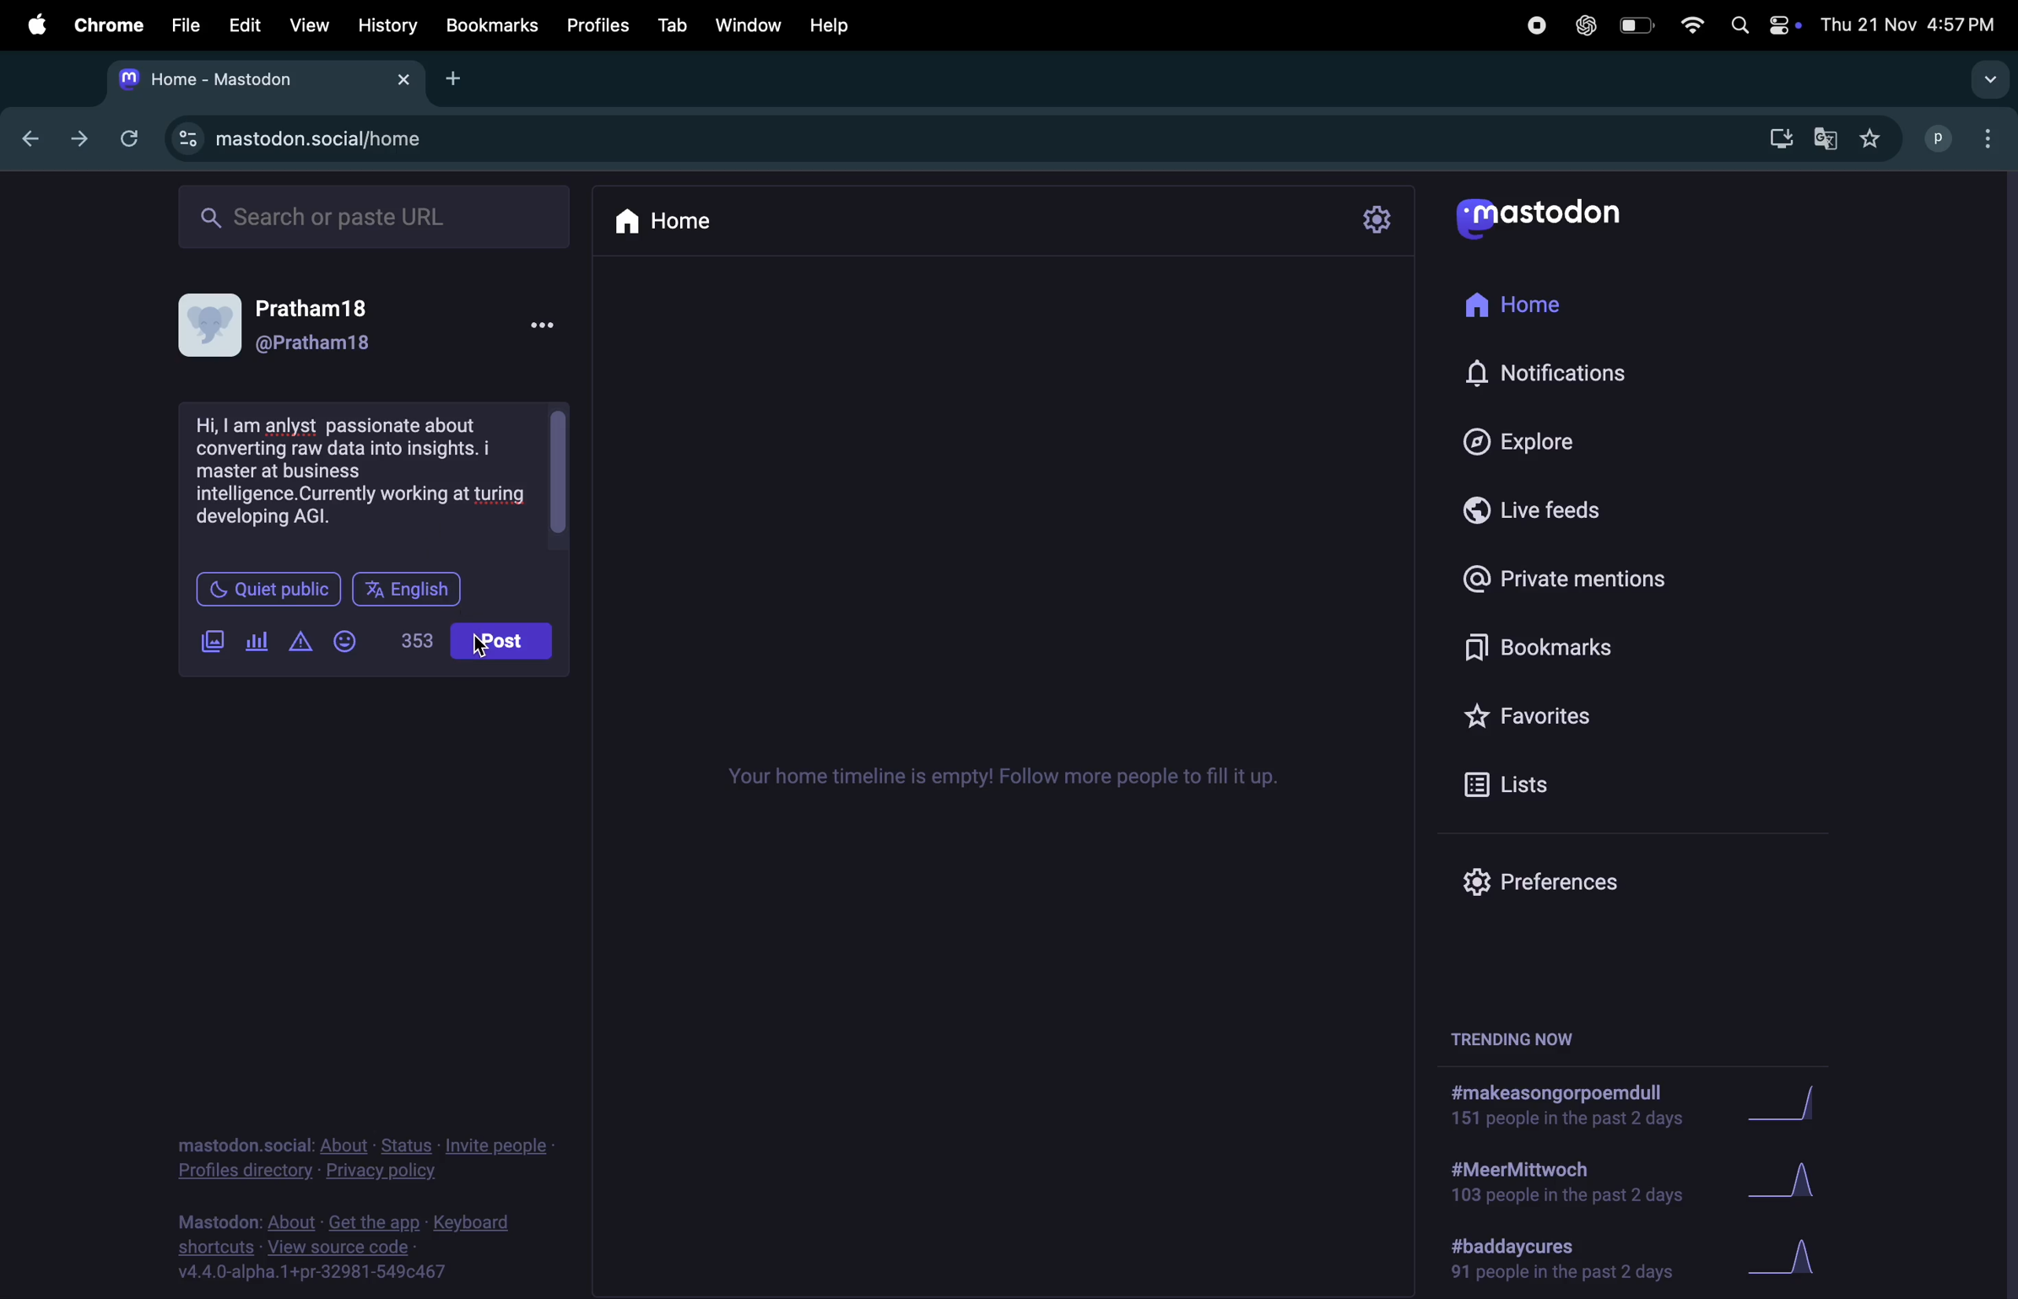  I want to click on treding now, so click(1515, 1038).